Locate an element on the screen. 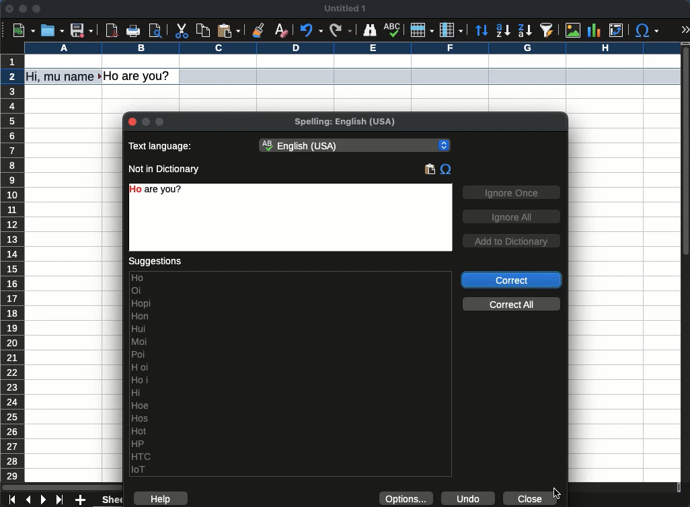  redo is located at coordinates (341, 31).